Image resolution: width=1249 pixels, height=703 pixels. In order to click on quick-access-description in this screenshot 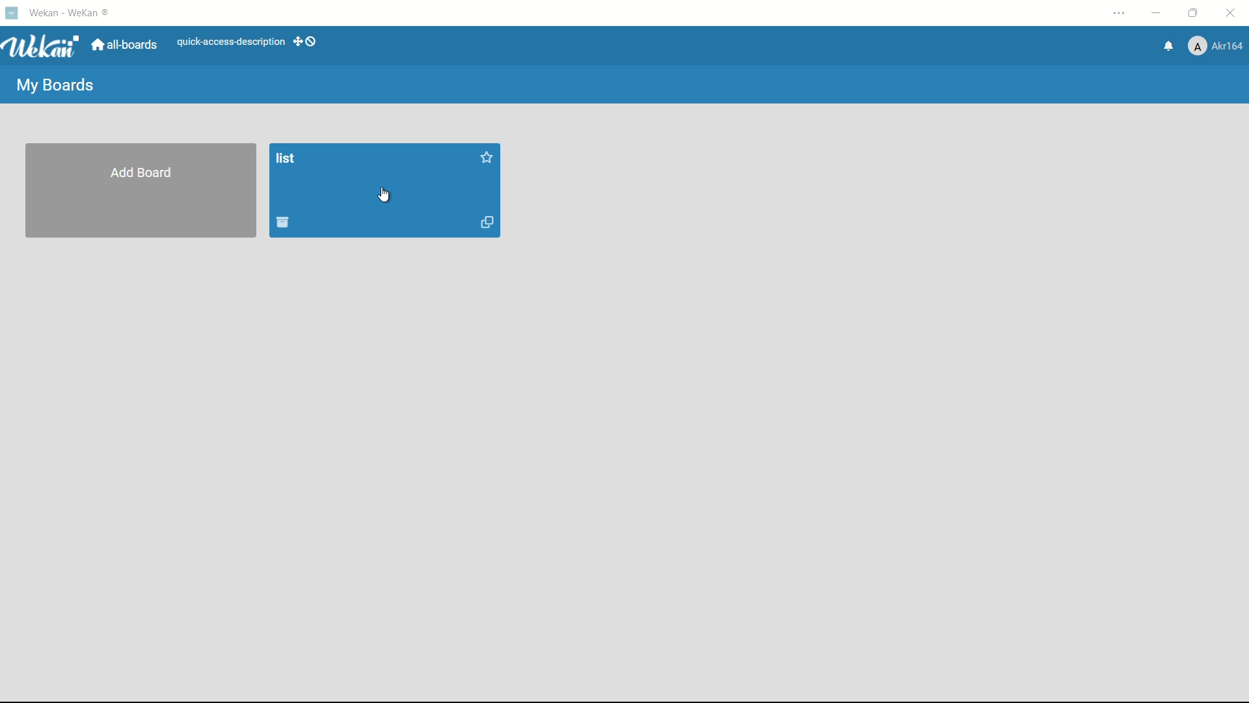, I will do `click(232, 42)`.